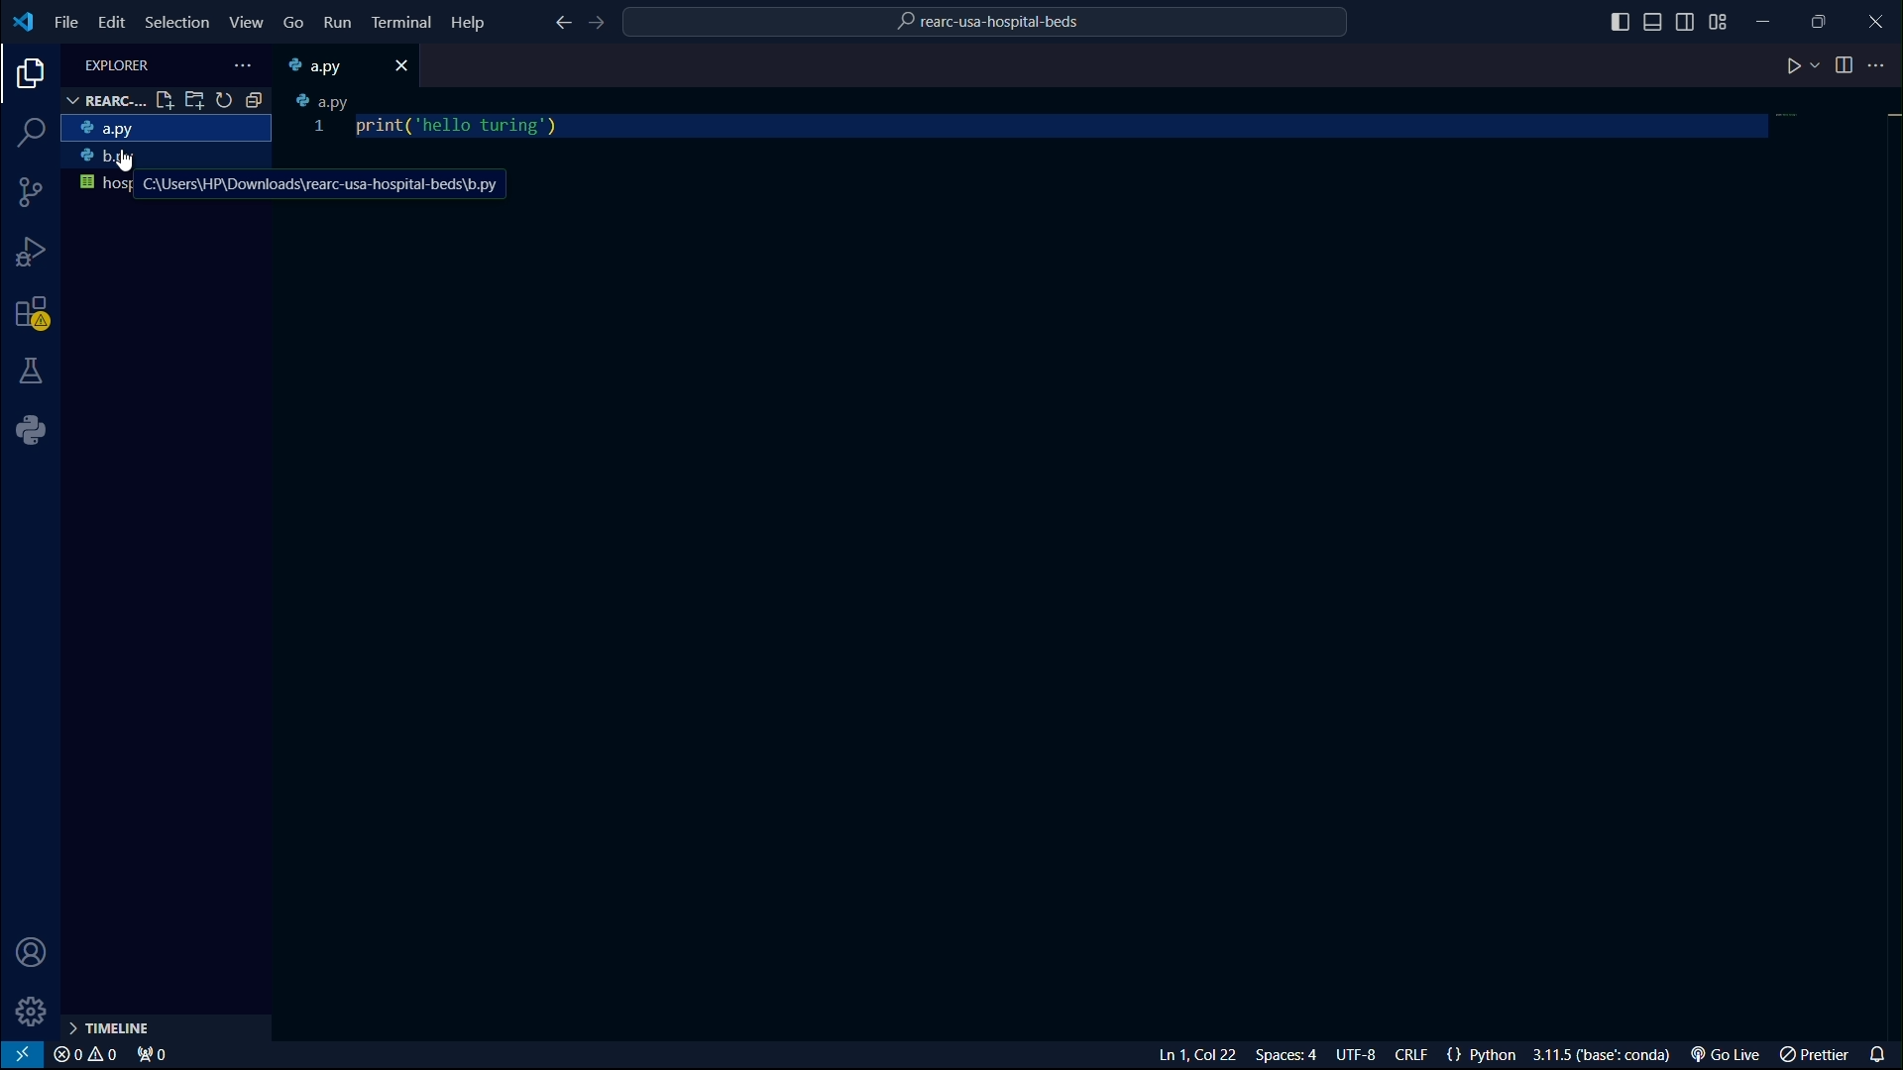  Describe the element at coordinates (1483, 1055) in the screenshot. I see `{} Python` at that location.